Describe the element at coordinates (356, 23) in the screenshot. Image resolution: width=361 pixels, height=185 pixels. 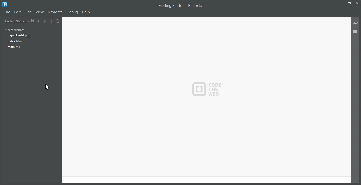
I see `Live Preview` at that location.